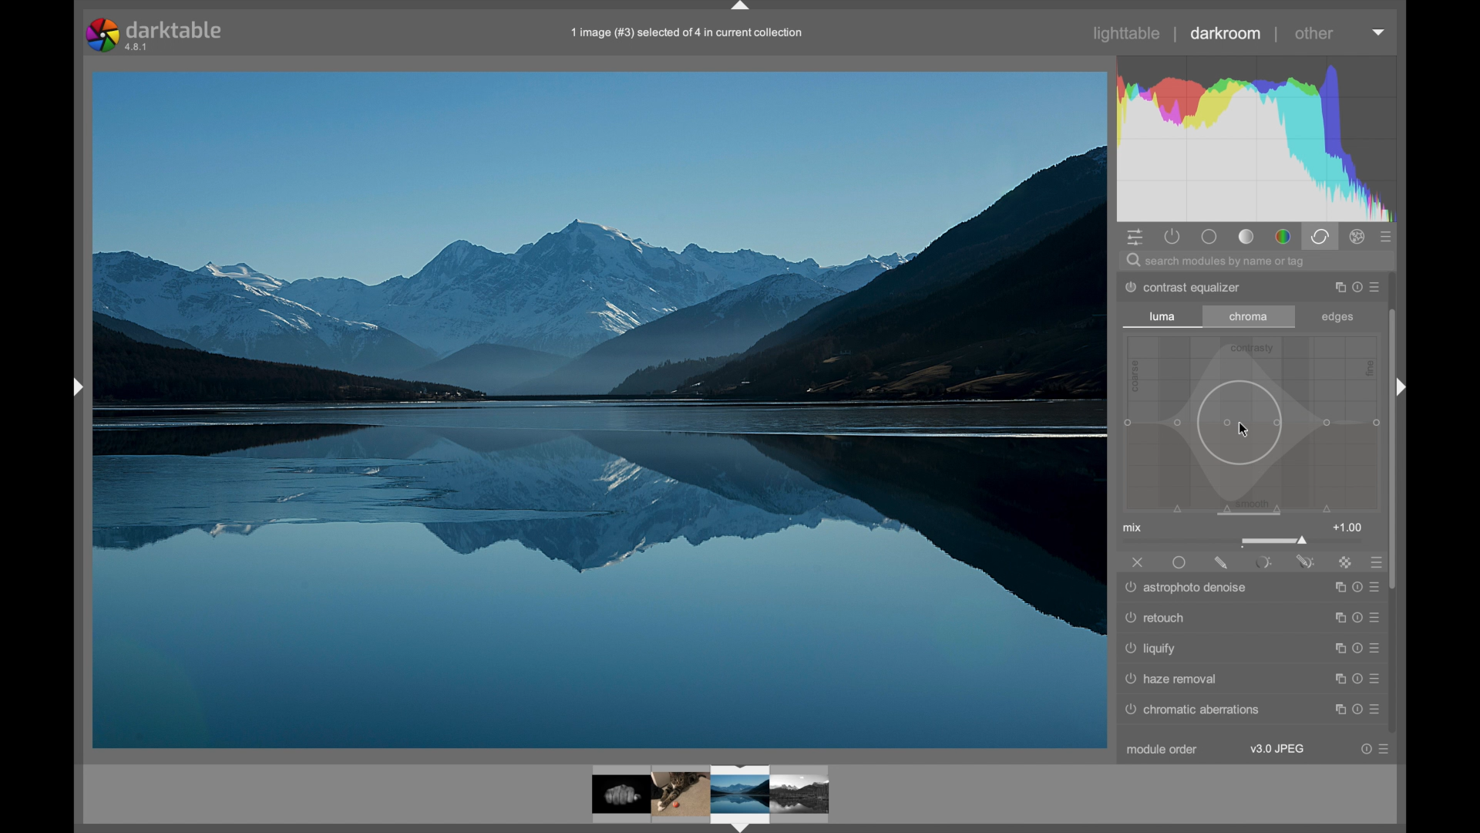 The image size is (1480, 833). What do you see at coordinates (1349, 680) in the screenshot?
I see `more options` at bounding box center [1349, 680].